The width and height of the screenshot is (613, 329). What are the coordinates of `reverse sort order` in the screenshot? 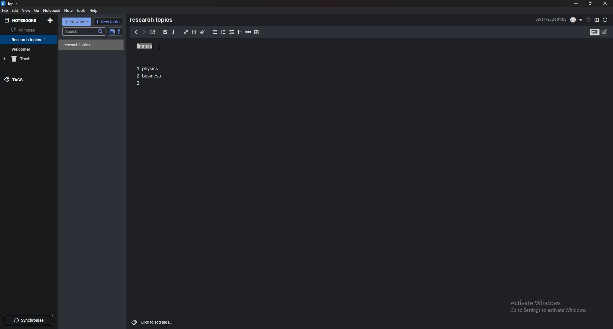 It's located at (119, 32).